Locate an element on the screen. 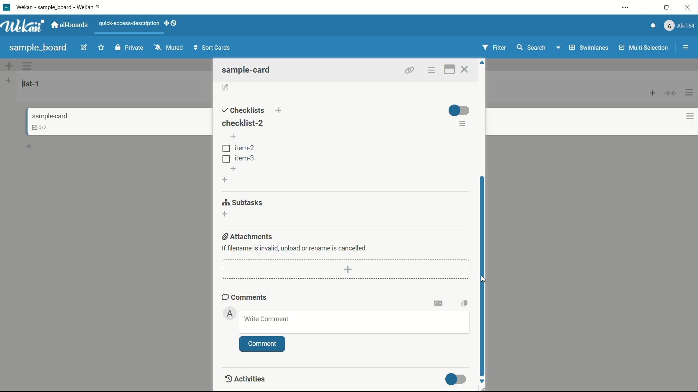  options is located at coordinates (432, 70).